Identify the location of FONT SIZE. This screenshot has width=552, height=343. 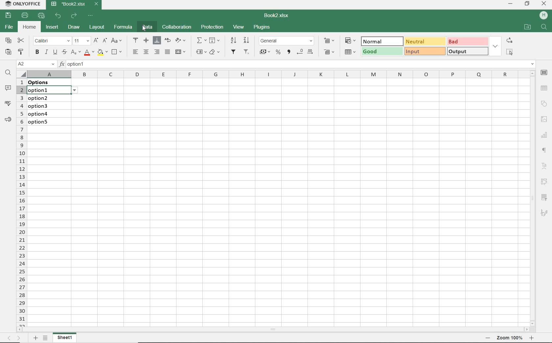
(81, 41).